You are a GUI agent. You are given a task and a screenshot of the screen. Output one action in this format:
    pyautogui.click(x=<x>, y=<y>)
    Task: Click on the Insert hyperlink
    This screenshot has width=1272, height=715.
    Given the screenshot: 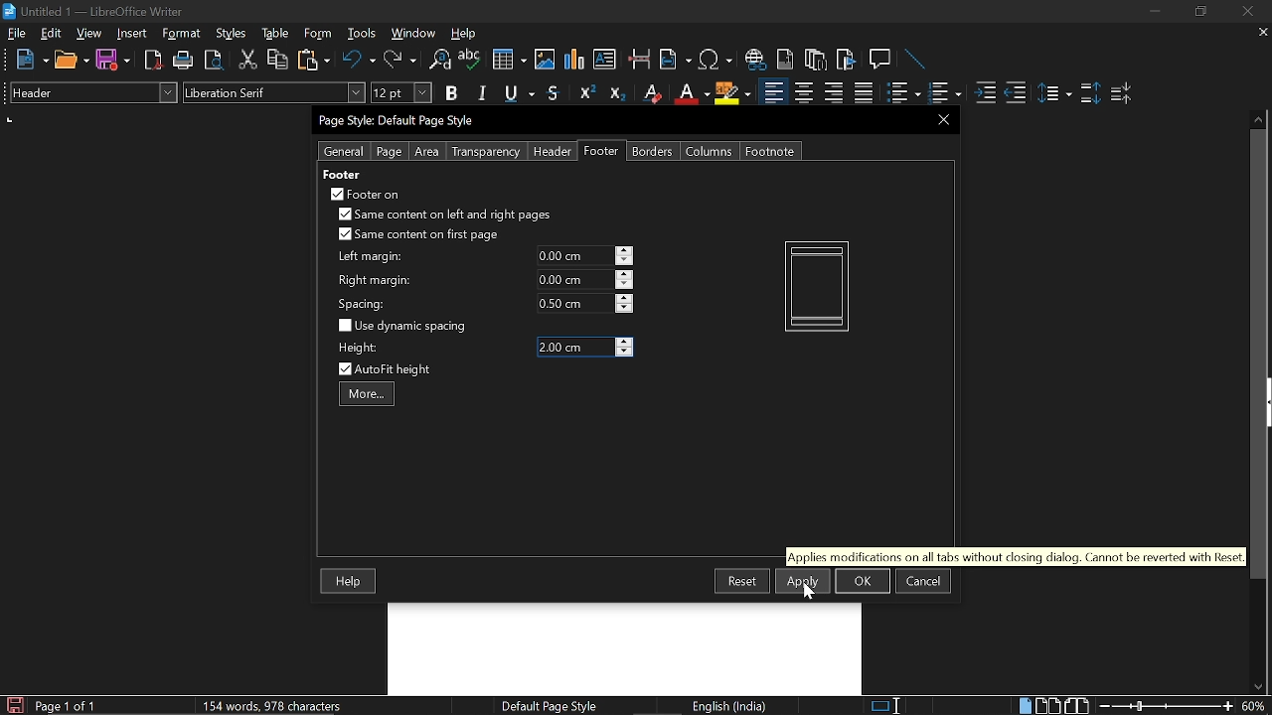 What is the action you would take?
    pyautogui.click(x=756, y=60)
    